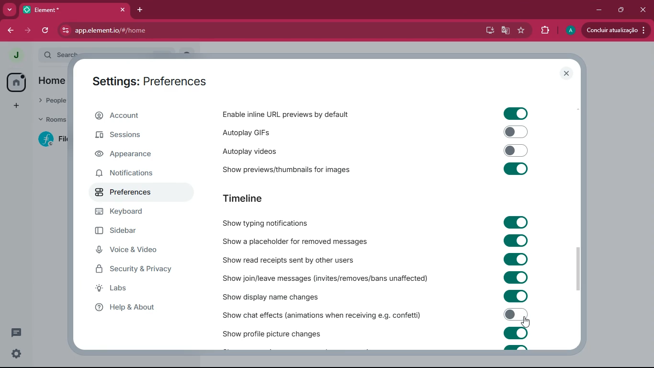  I want to click on home, so click(52, 81).